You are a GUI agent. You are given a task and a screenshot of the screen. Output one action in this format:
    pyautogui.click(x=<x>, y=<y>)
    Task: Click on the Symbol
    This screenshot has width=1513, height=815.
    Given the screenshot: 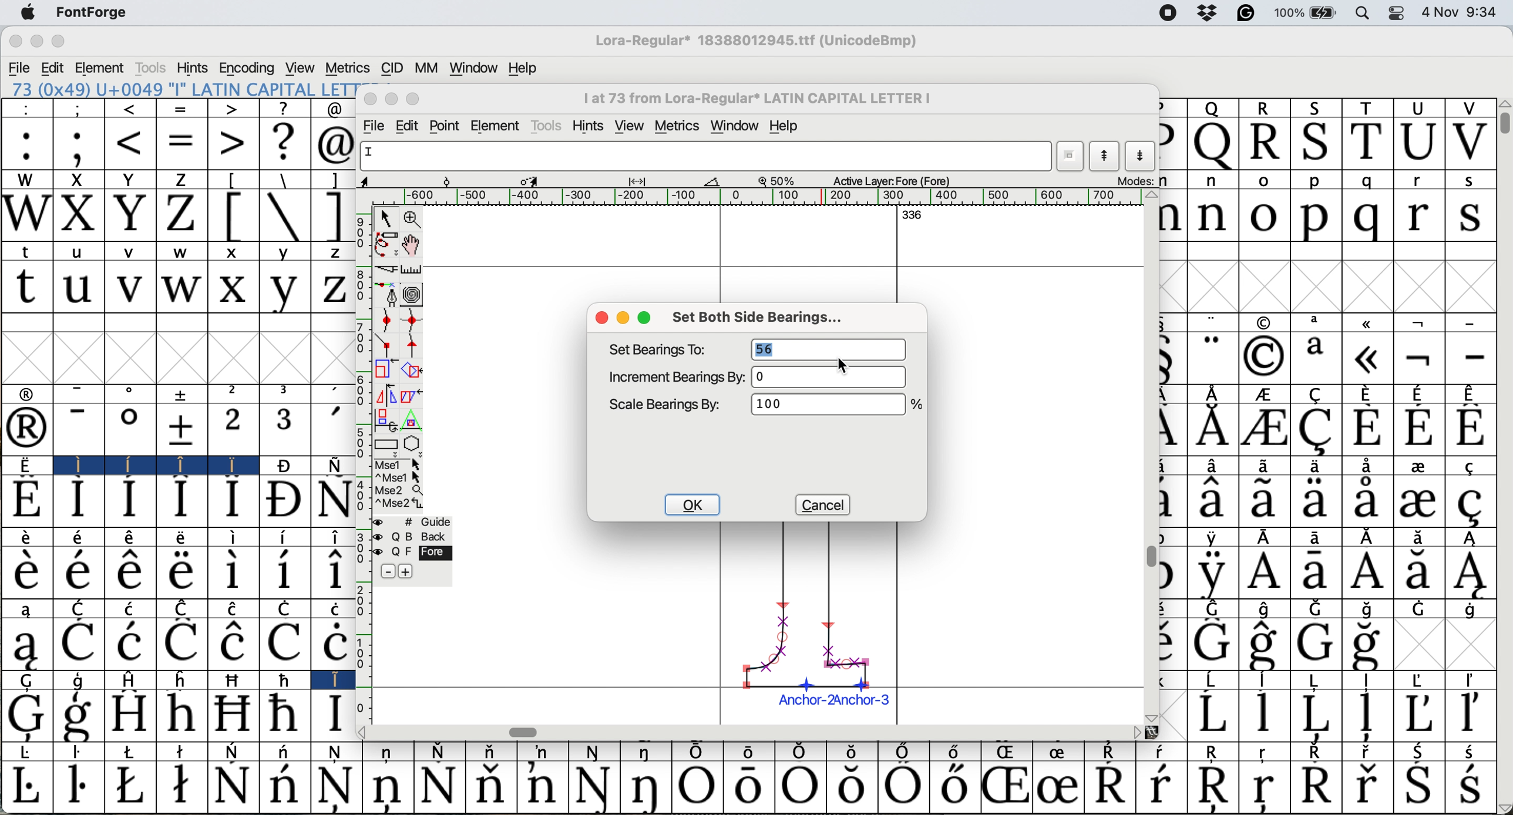 What is the action you would take?
    pyautogui.click(x=331, y=607)
    